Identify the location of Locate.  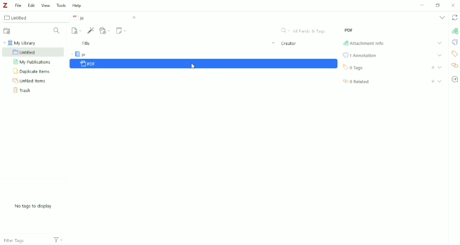
(455, 79).